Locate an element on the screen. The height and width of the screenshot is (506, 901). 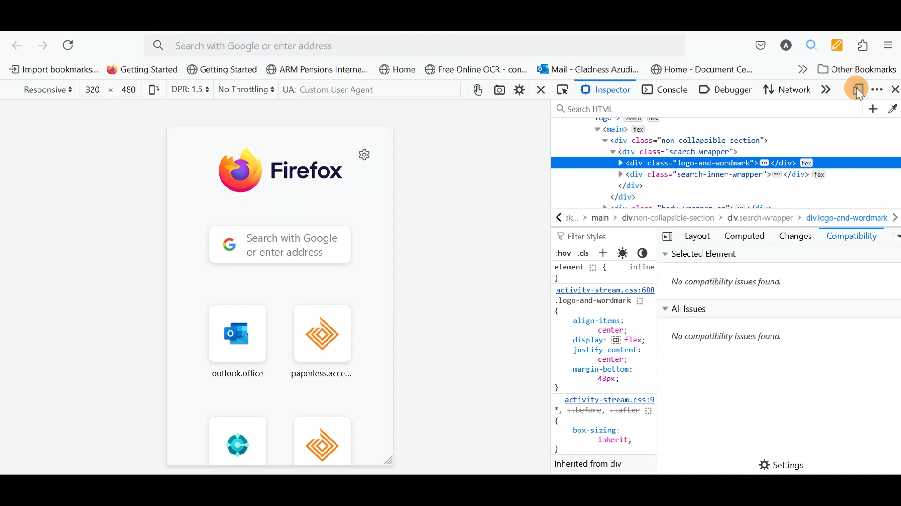
Multiple search & highlight is located at coordinates (812, 43).